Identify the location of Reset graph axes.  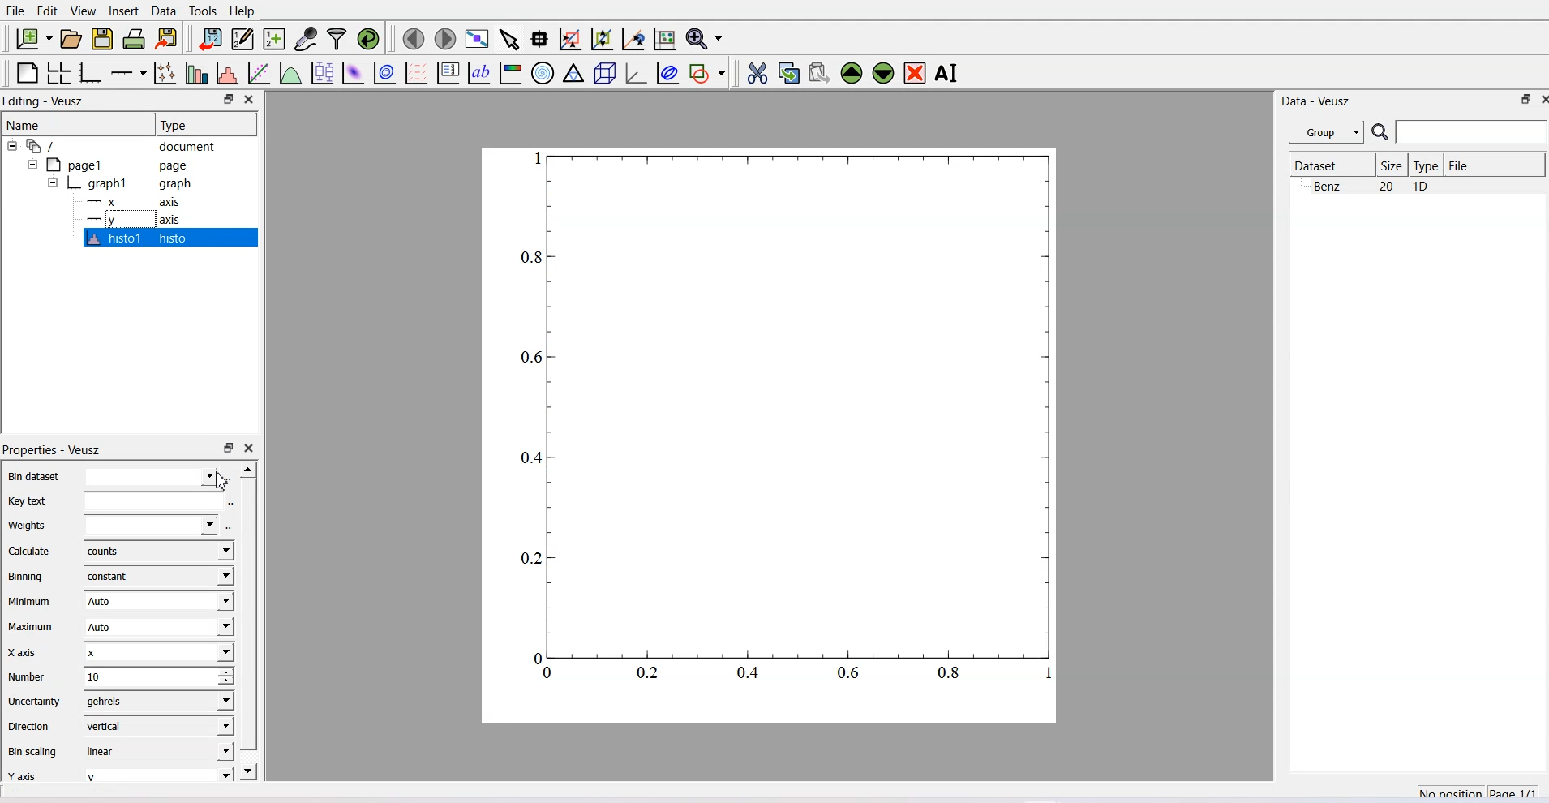
(666, 38).